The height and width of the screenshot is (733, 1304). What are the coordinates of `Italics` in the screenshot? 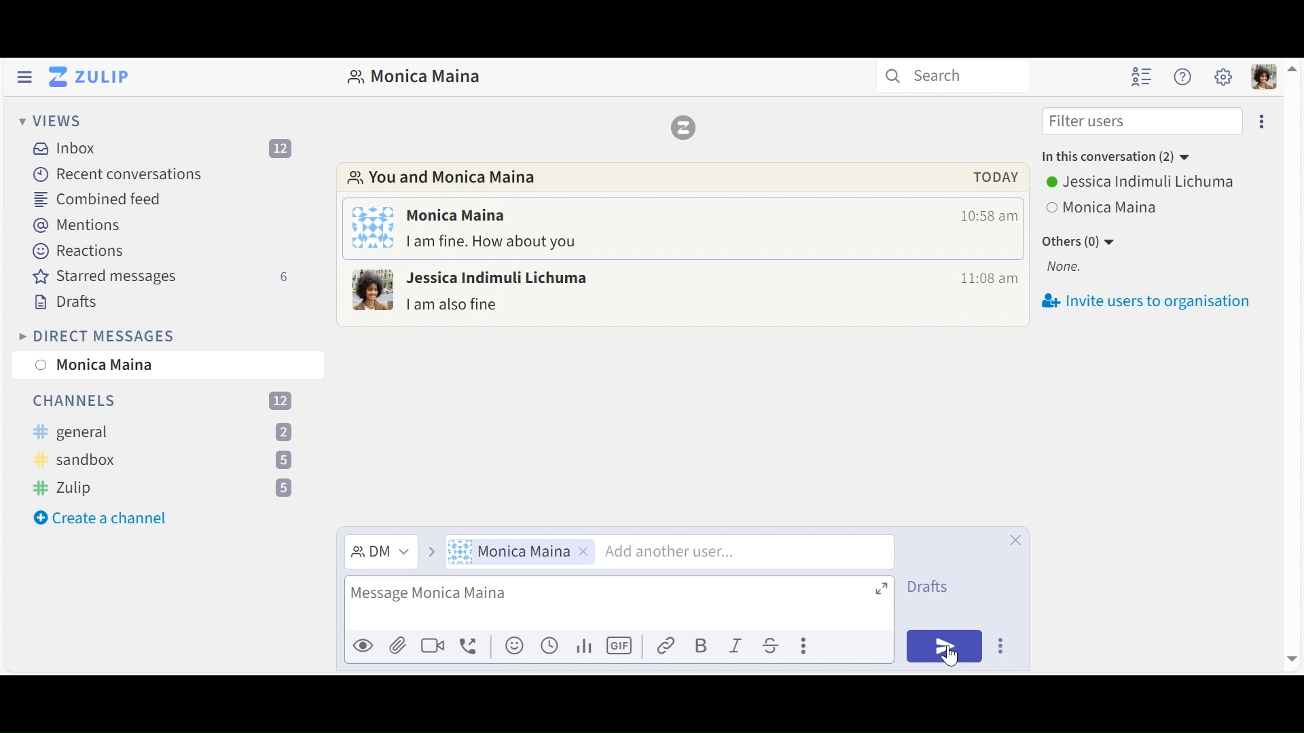 It's located at (739, 645).